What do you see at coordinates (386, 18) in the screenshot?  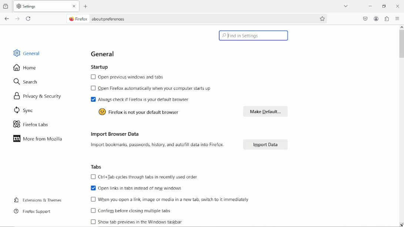 I see `extensions` at bounding box center [386, 18].